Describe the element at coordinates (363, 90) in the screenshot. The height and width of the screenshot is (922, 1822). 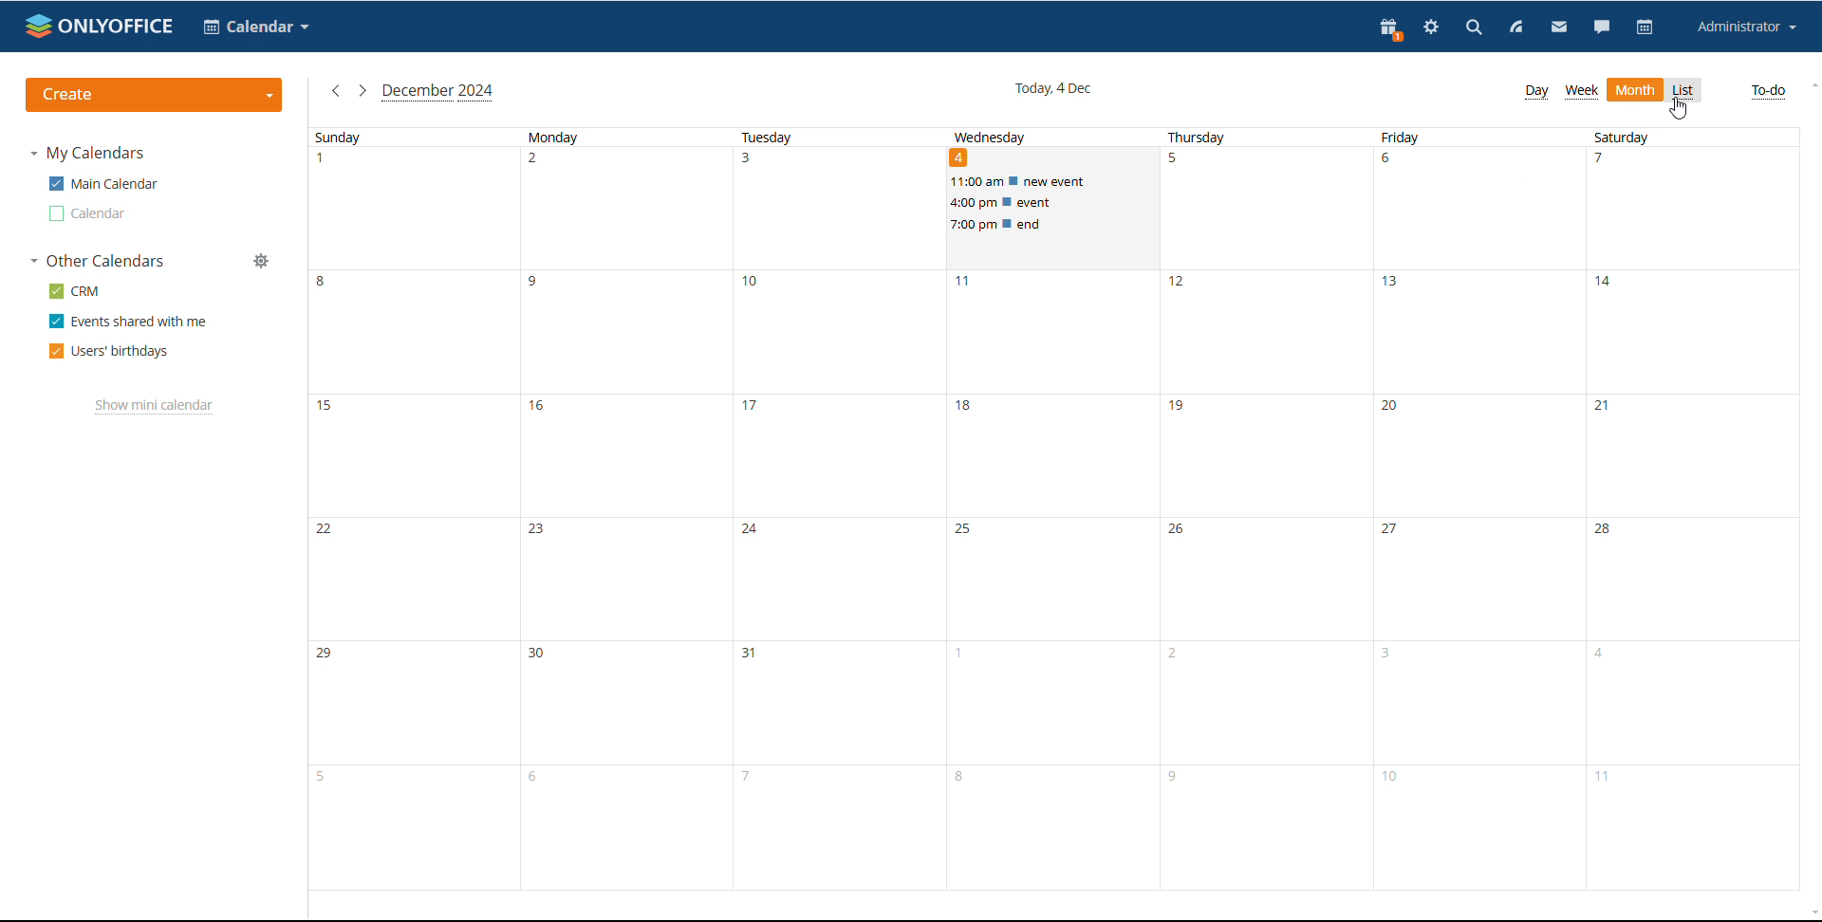
I see `next month` at that location.